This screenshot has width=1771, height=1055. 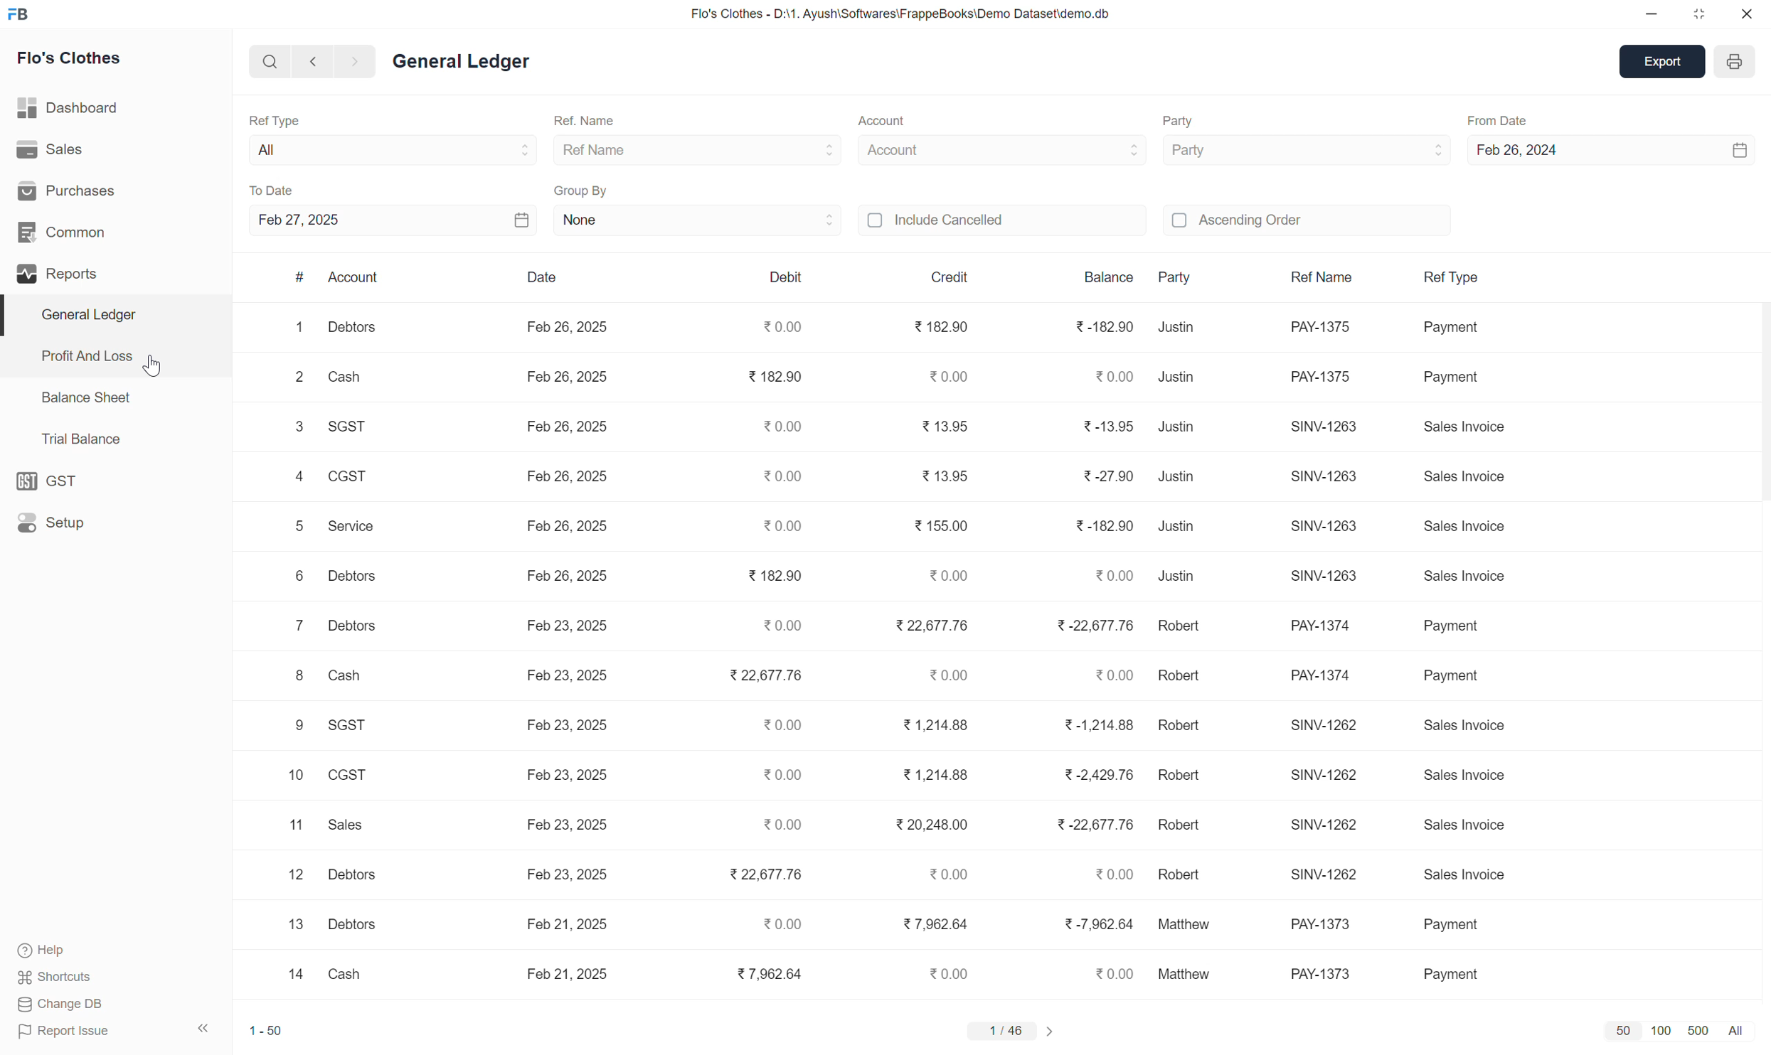 I want to click on ₹0.00, so click(x=1110, y=375).